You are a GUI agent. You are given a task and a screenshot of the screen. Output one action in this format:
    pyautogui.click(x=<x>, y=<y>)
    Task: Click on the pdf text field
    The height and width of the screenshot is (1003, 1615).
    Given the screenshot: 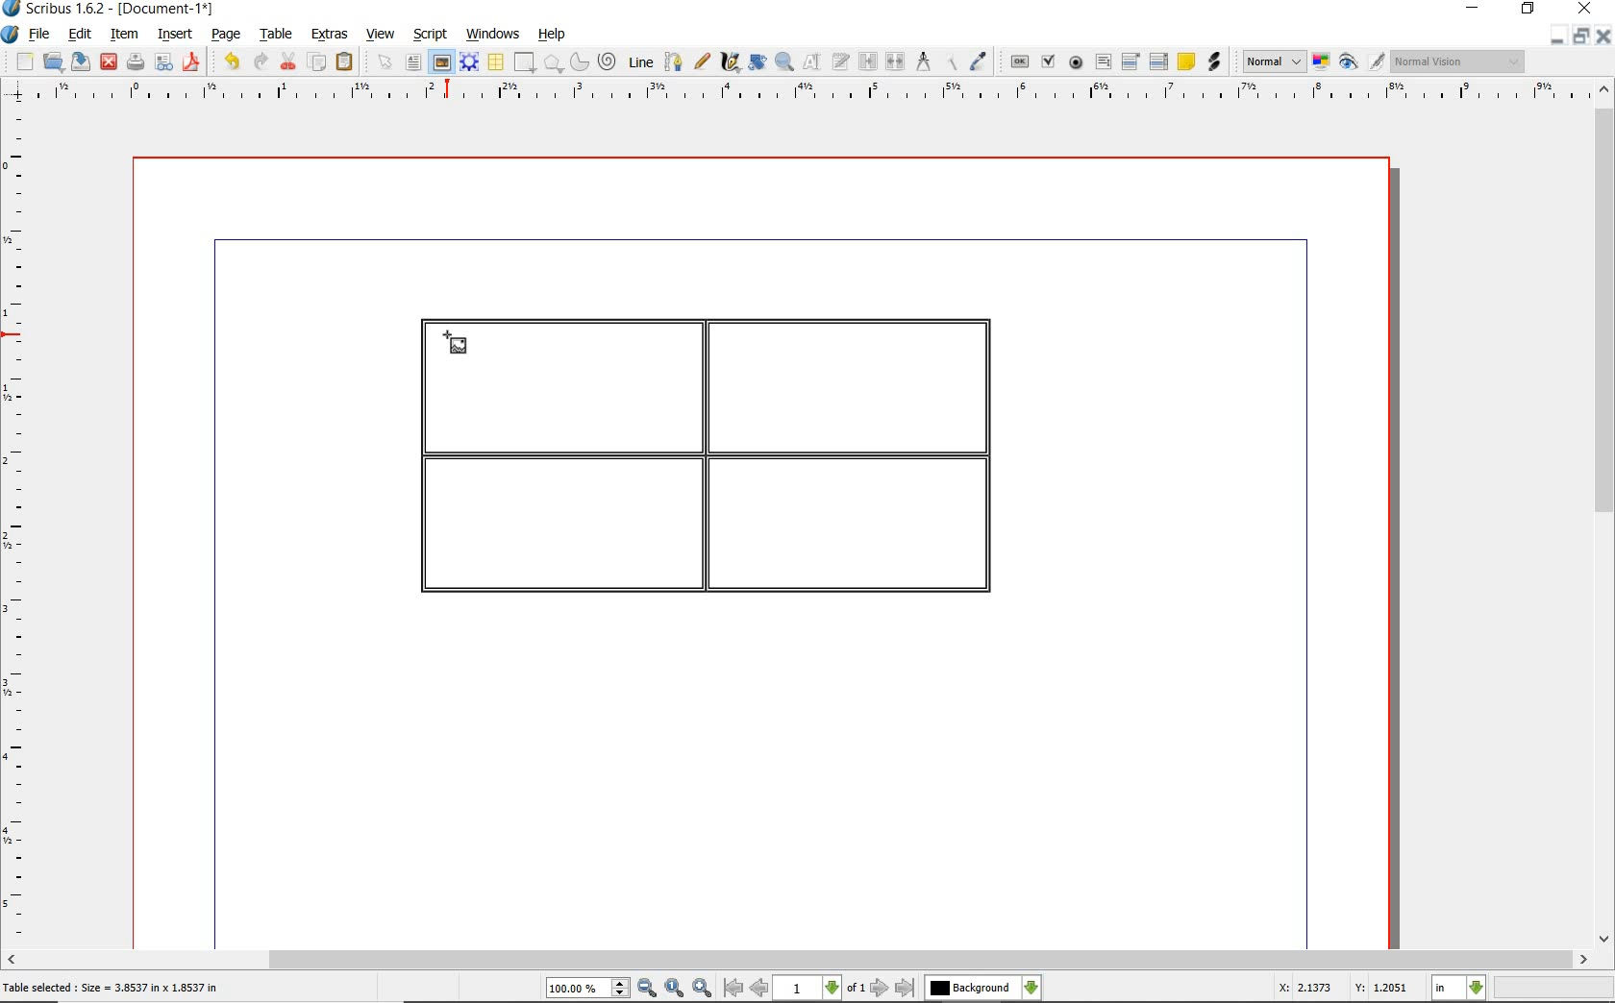 What is the action you would take?
    pyautogui.click(x=1104, y=61)
    